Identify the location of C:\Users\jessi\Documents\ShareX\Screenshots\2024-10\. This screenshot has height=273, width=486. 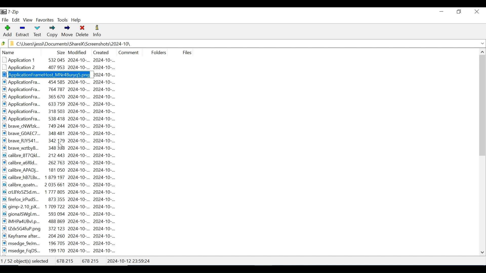
(75, 44).